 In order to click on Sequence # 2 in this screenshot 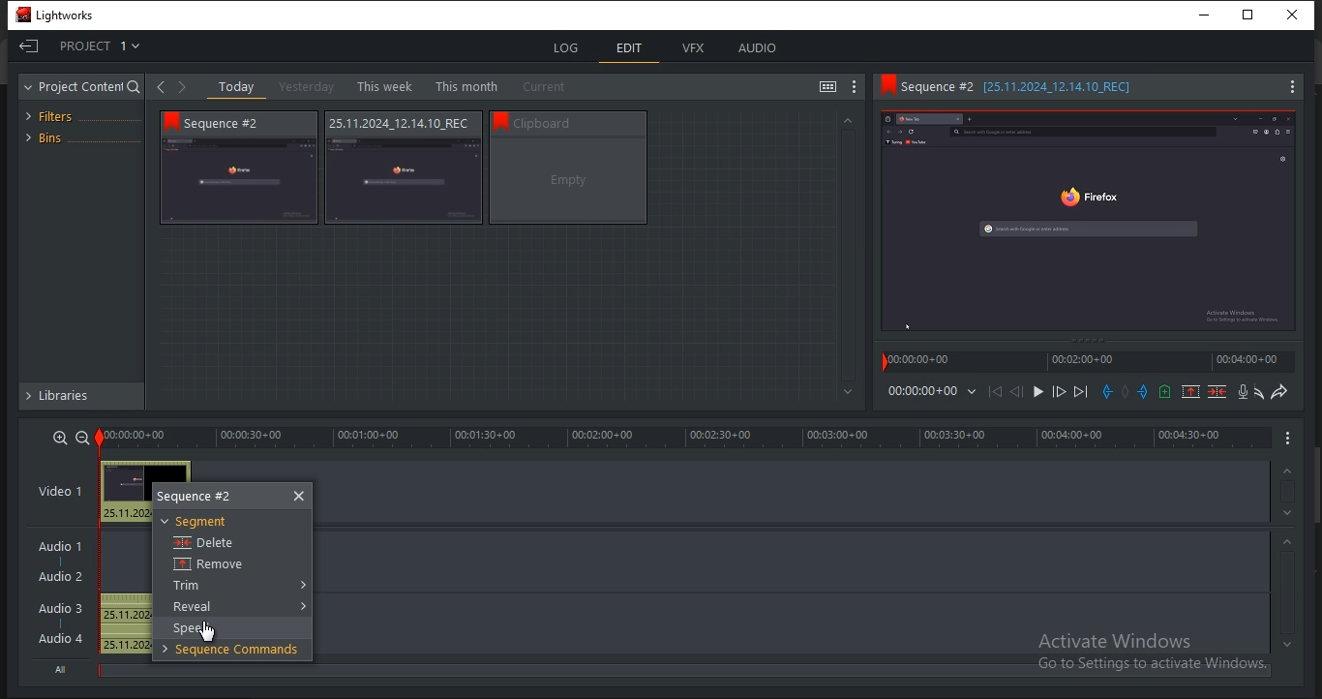, I will do `click(234, 123)`.